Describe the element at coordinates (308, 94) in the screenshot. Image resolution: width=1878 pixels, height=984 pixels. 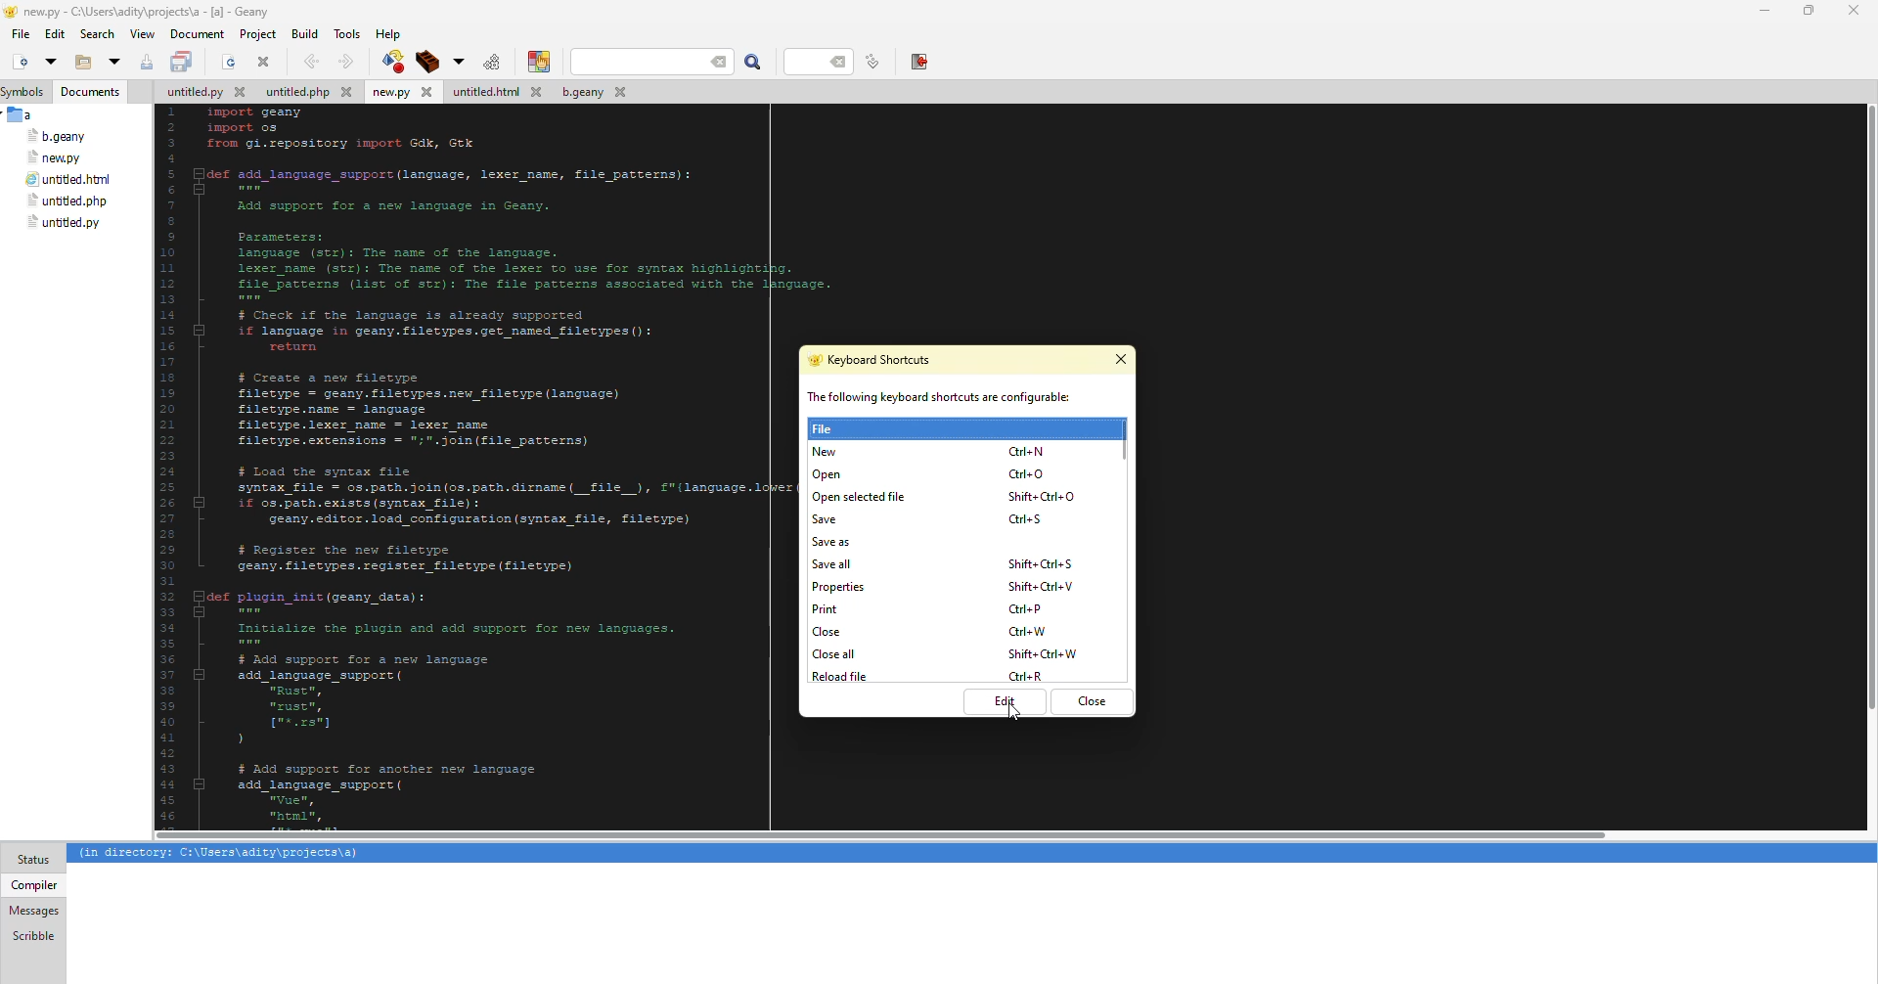
I see `file` at that location.